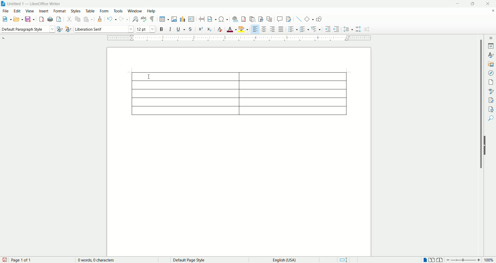  What do you see at coordinates (270, 19) in the screenshot?
I see `insert cross references` at bounding box center [270, 19].